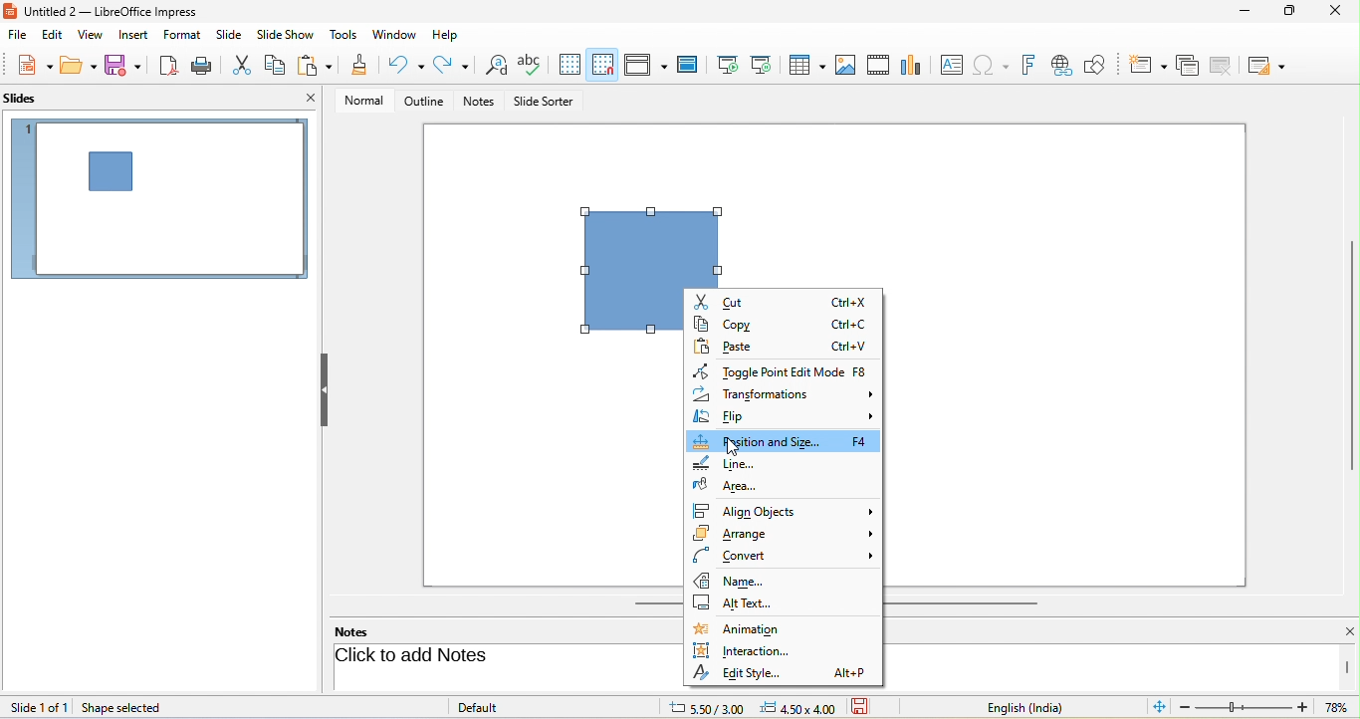 Image resolution: width=1360 pixels, height=719 pixels. What do you see at coordinates (736, 604) in the screenshot?
I see `alt text` at bounding box center [736, 604].